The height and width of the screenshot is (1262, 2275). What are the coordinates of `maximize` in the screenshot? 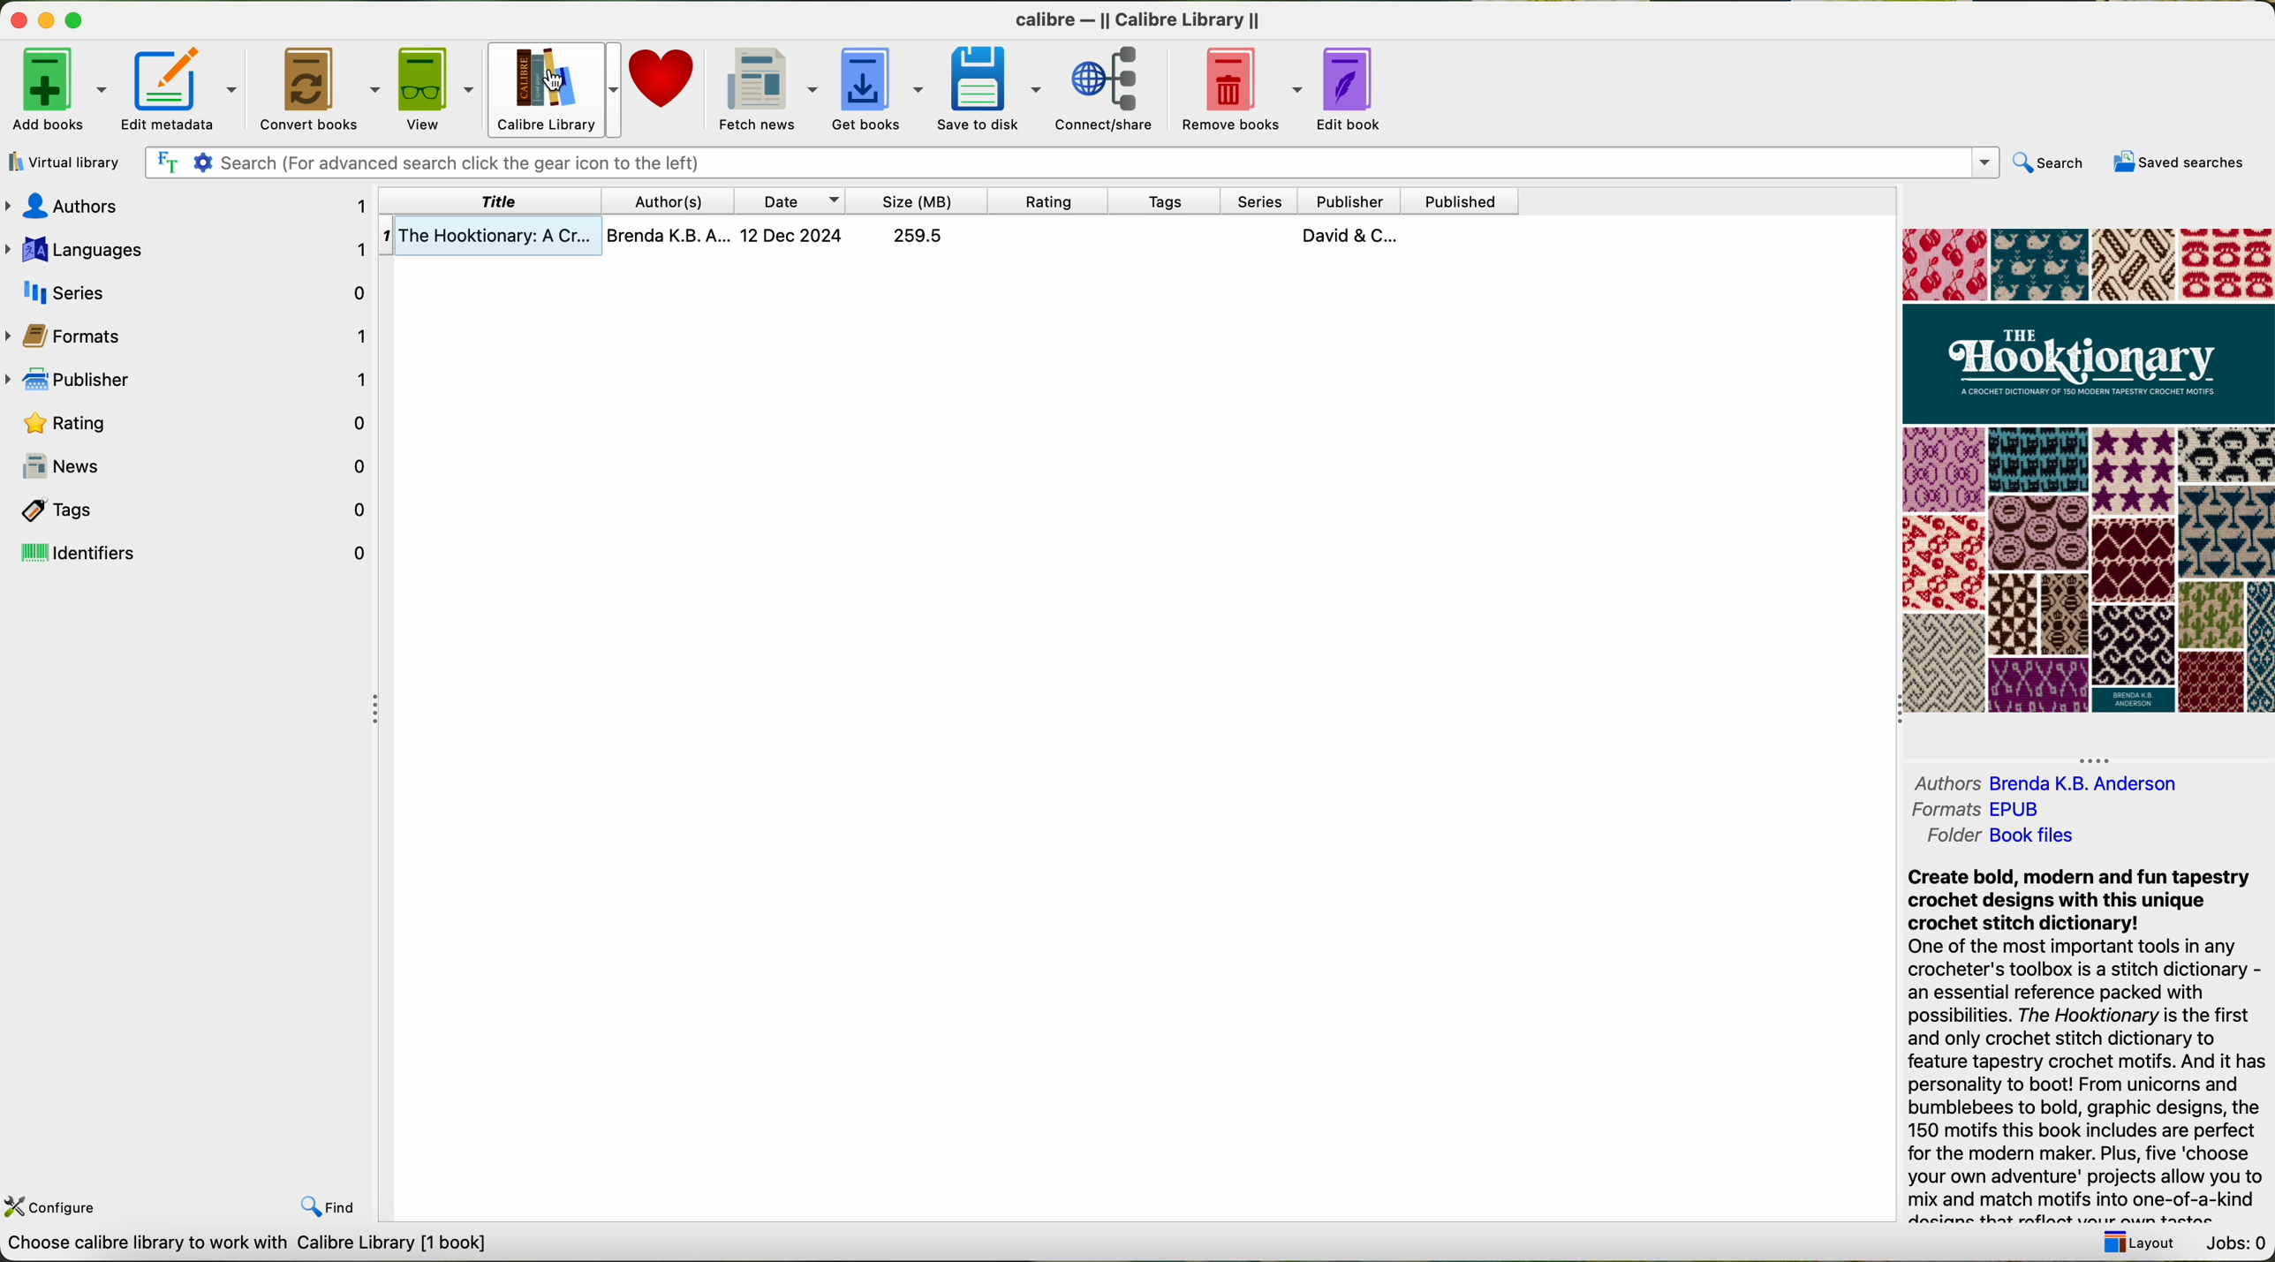 It's located at (75, 19).